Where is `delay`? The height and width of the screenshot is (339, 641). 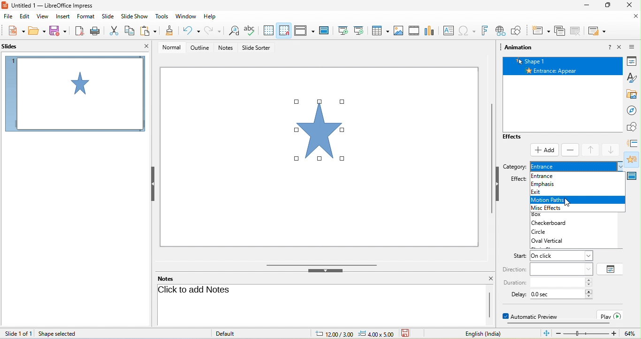 delay is located at coordinates (515, 294).